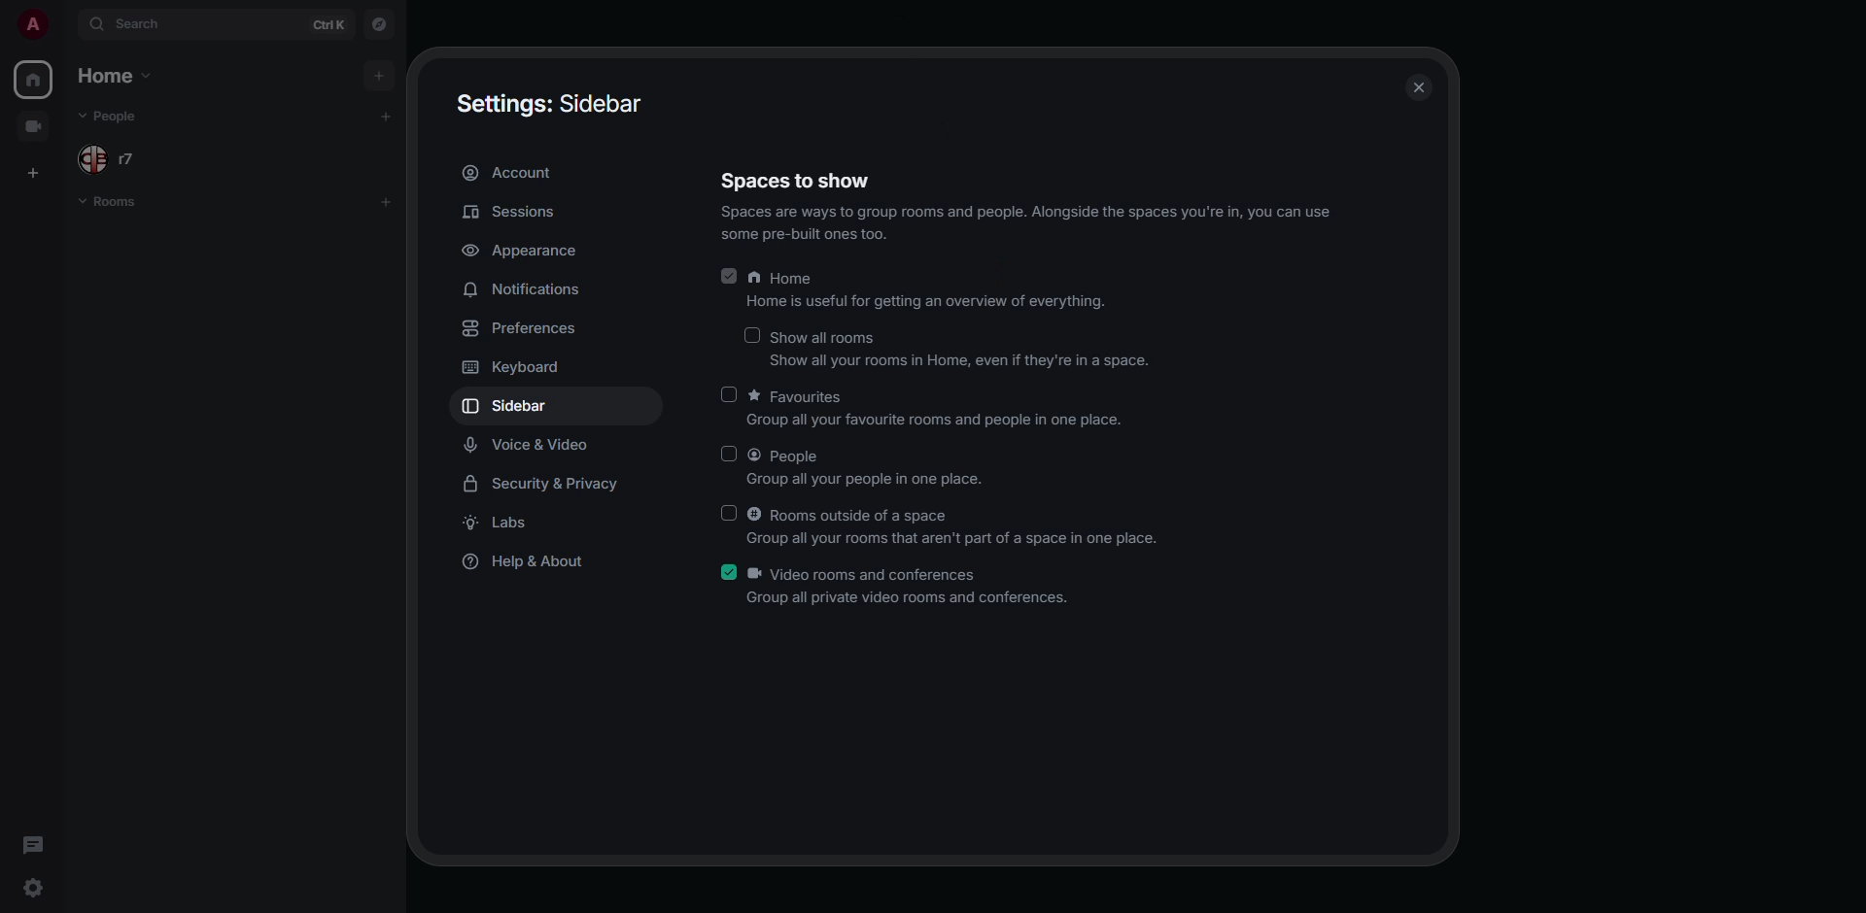  What do you see at coordinates (754, 334) in the screenshot?
I see `click to enable` at bounding box center [754, 334].